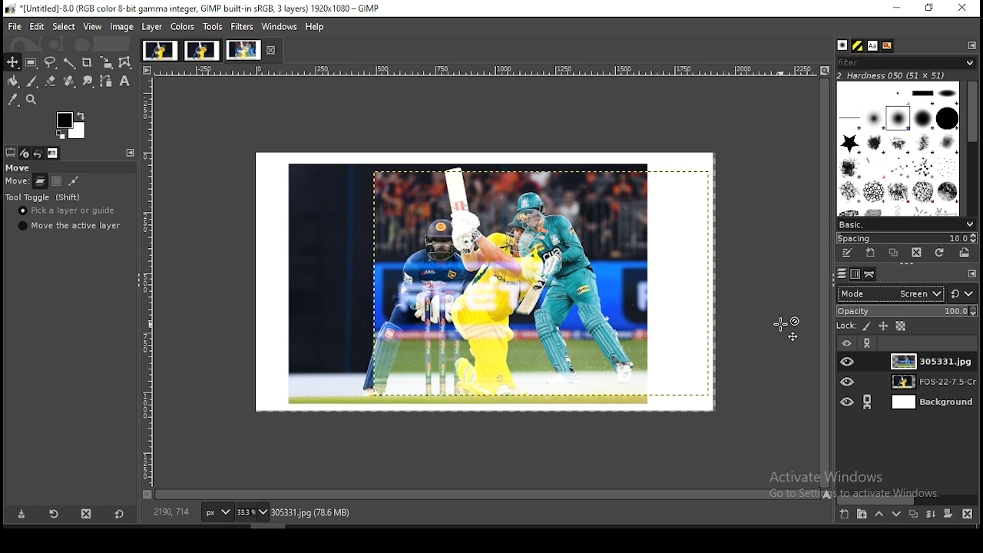 Image resolution: width=983 pixels, height=553 pixels. Describe the element at coordinates (854, 276) in the screenshot. I see `channels` at that location.